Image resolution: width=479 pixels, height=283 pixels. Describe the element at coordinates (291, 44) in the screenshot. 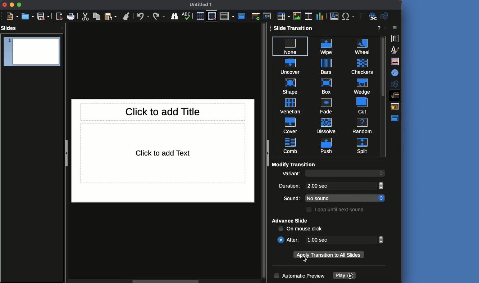

I see `none` at that location.